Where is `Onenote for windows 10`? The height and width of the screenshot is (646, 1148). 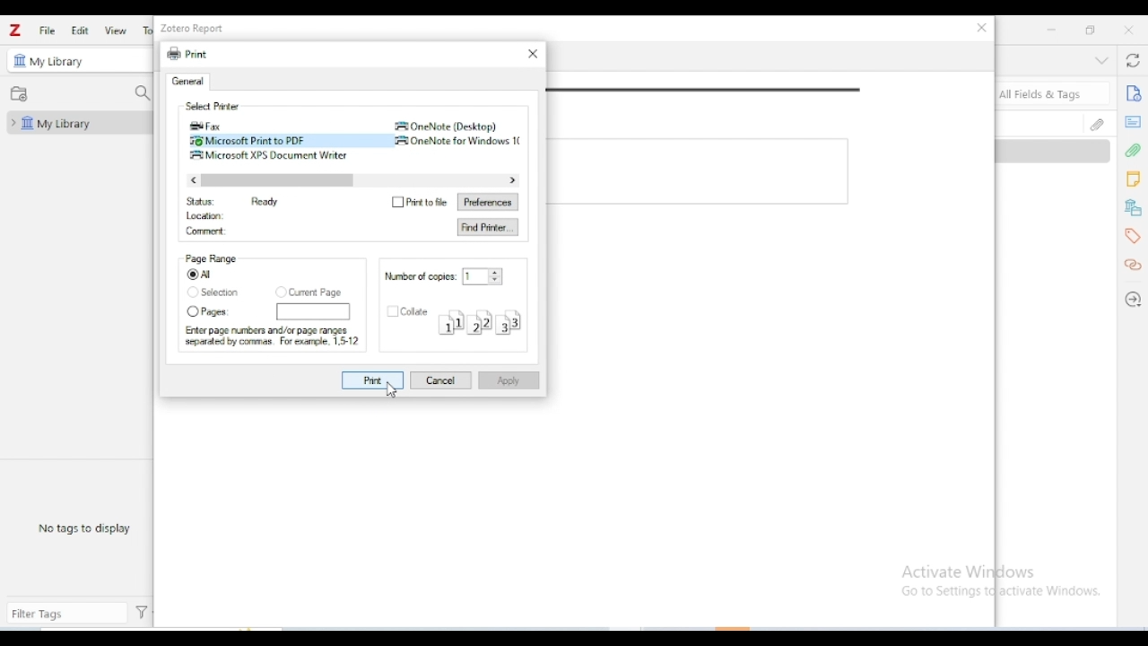 Onenote for windows 10 is located at coordinates (458, 141).